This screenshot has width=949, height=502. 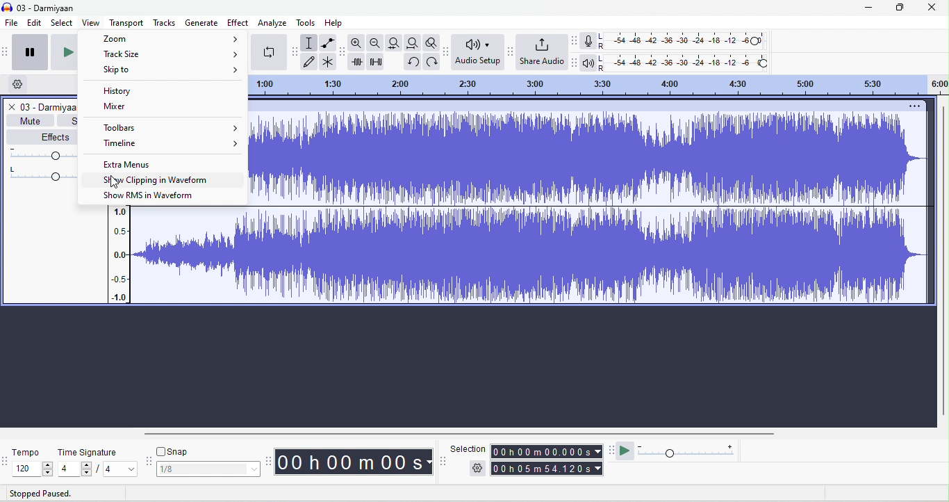 I want to click on toggle zoom, so click(x=431, y=42).